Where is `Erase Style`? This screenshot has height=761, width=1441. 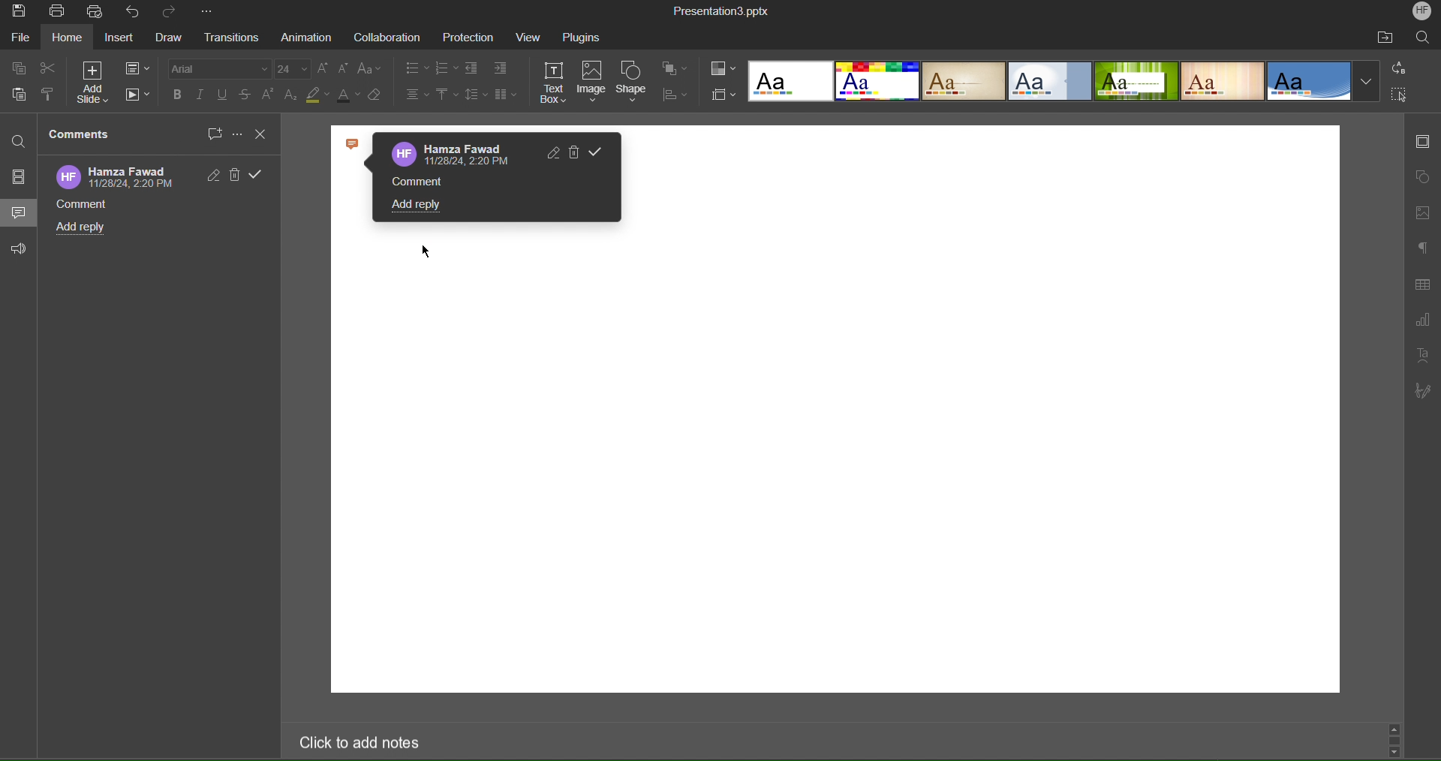 Erase Style is located at coordinates (376, 96).